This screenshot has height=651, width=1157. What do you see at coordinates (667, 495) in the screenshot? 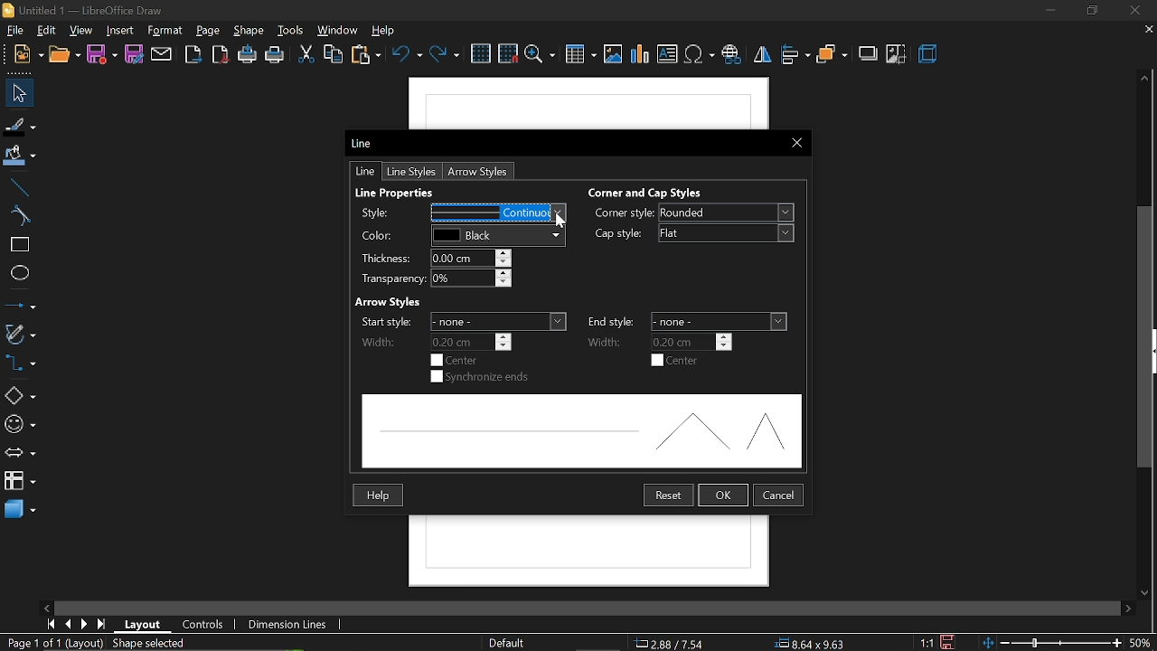
I see `restart` at bounding box center [667, 495].